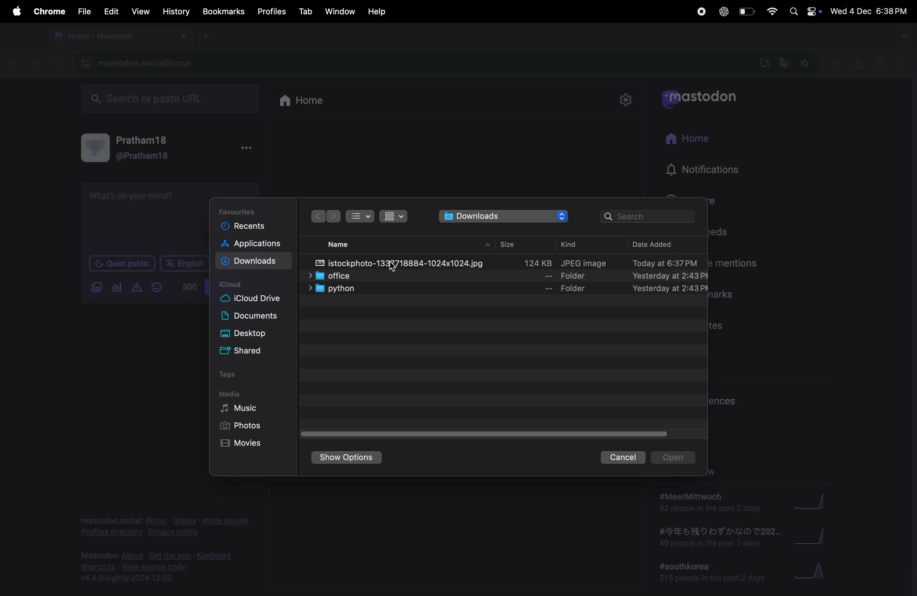 The height and width of the screenshot is (596, 917). What do you see at coordinates (341, 11) in the screenshot?
I see `window` at bounding box center [341, 11].